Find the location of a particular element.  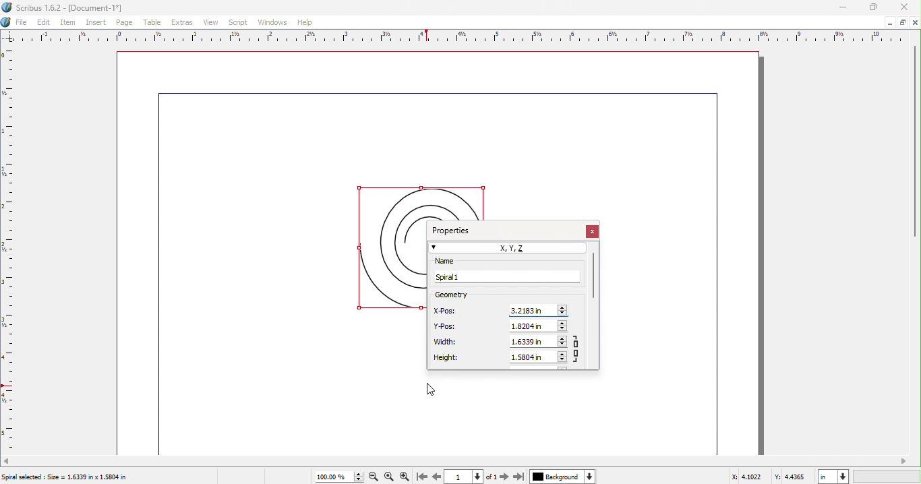

total page is located at coordinates (492, 477).